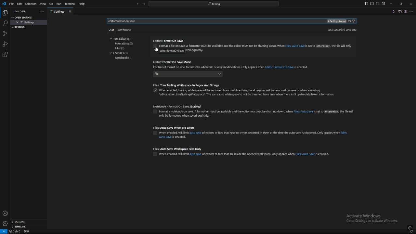 The height and width of the screenshot is (234, 416). I want to click on outline, so click(29, 222).